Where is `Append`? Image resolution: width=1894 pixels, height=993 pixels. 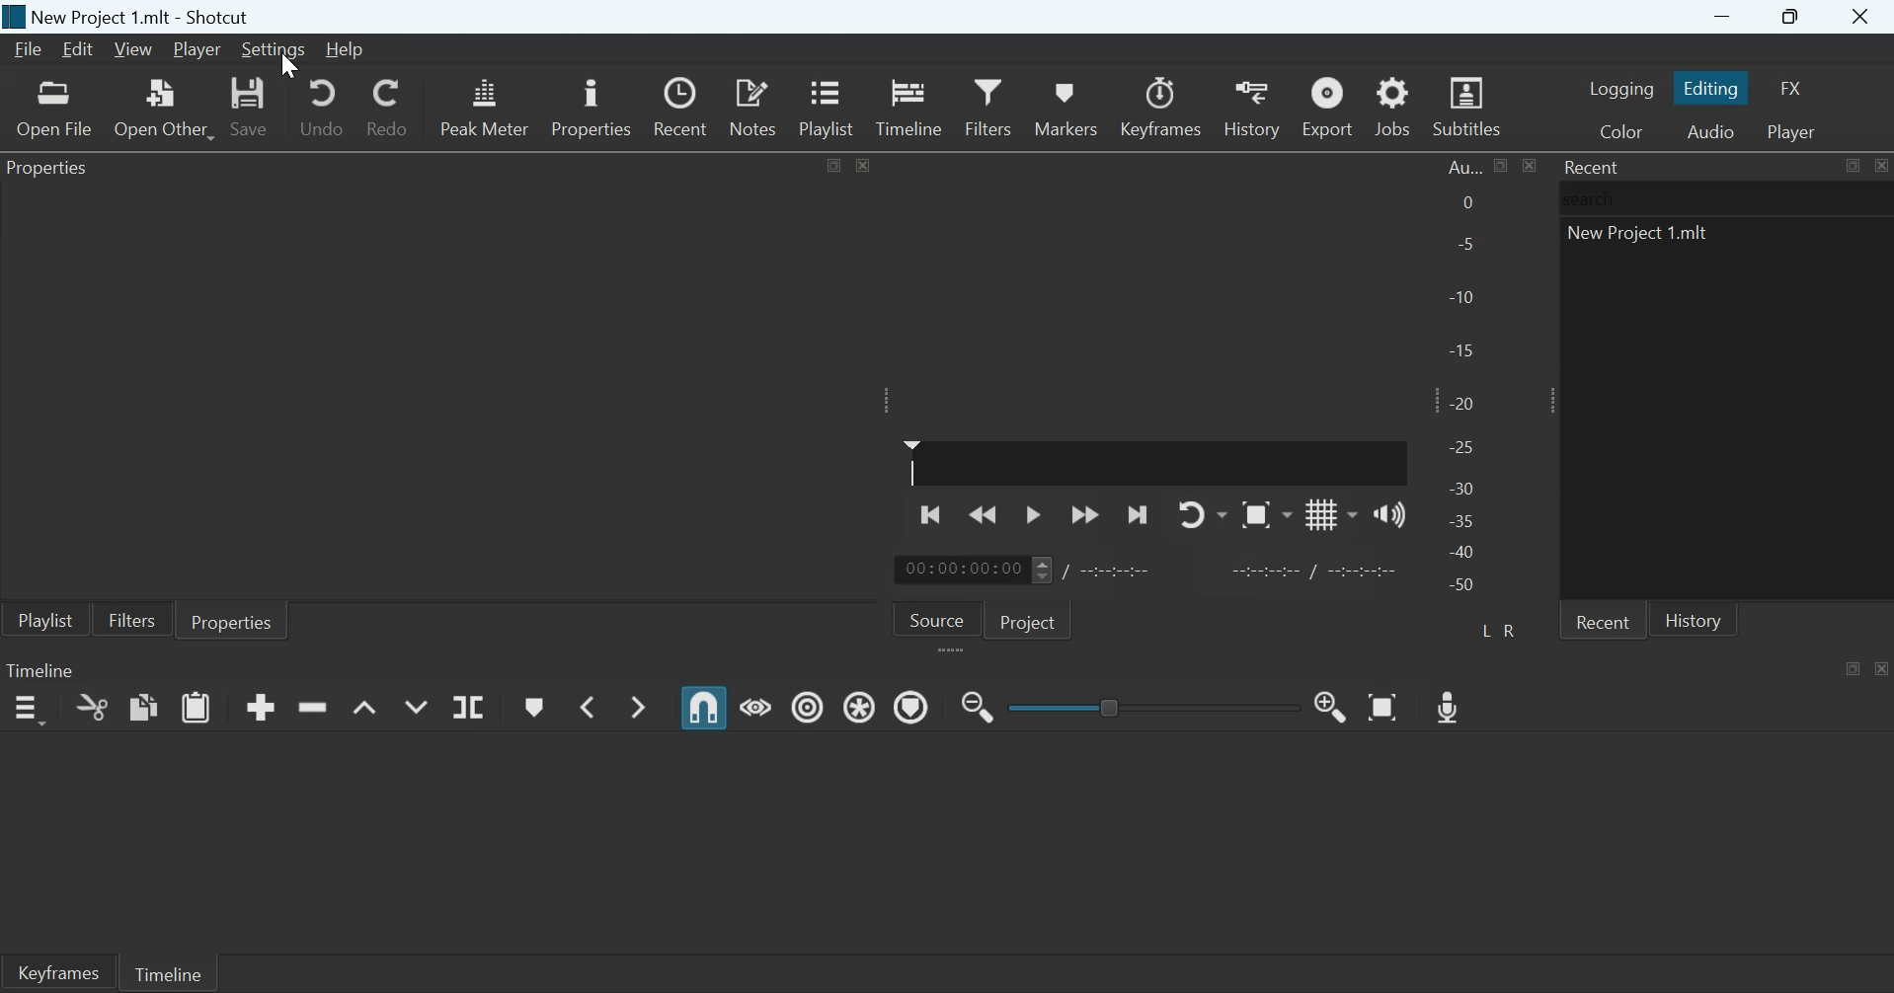 Append is located at coordinates (261, 707).